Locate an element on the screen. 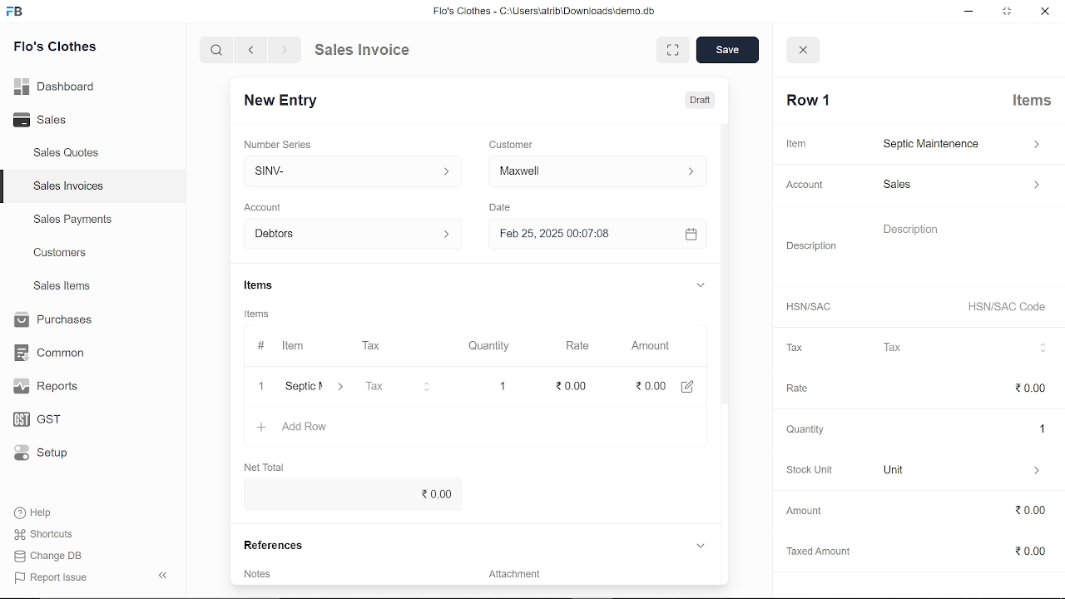 The height and width of the screenshot is (599, 1065). ‘Amount. is located at coordinates (804, 511).